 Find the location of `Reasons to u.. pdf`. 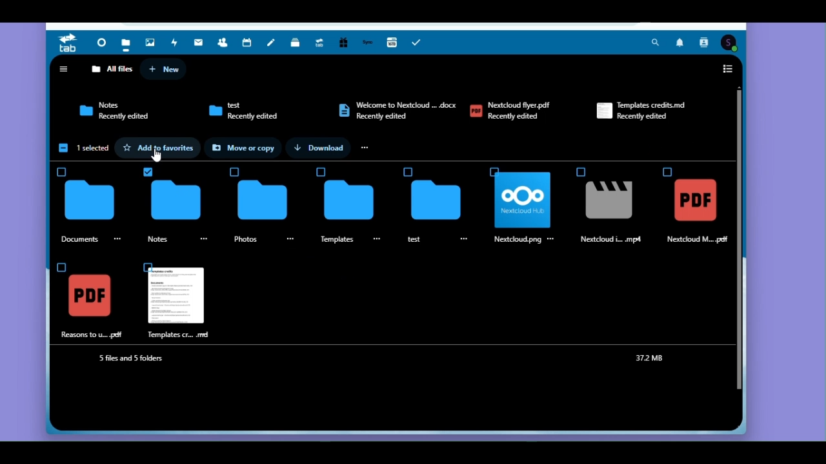

Reasons to u.. pdf is located at coordinates (94, 334).